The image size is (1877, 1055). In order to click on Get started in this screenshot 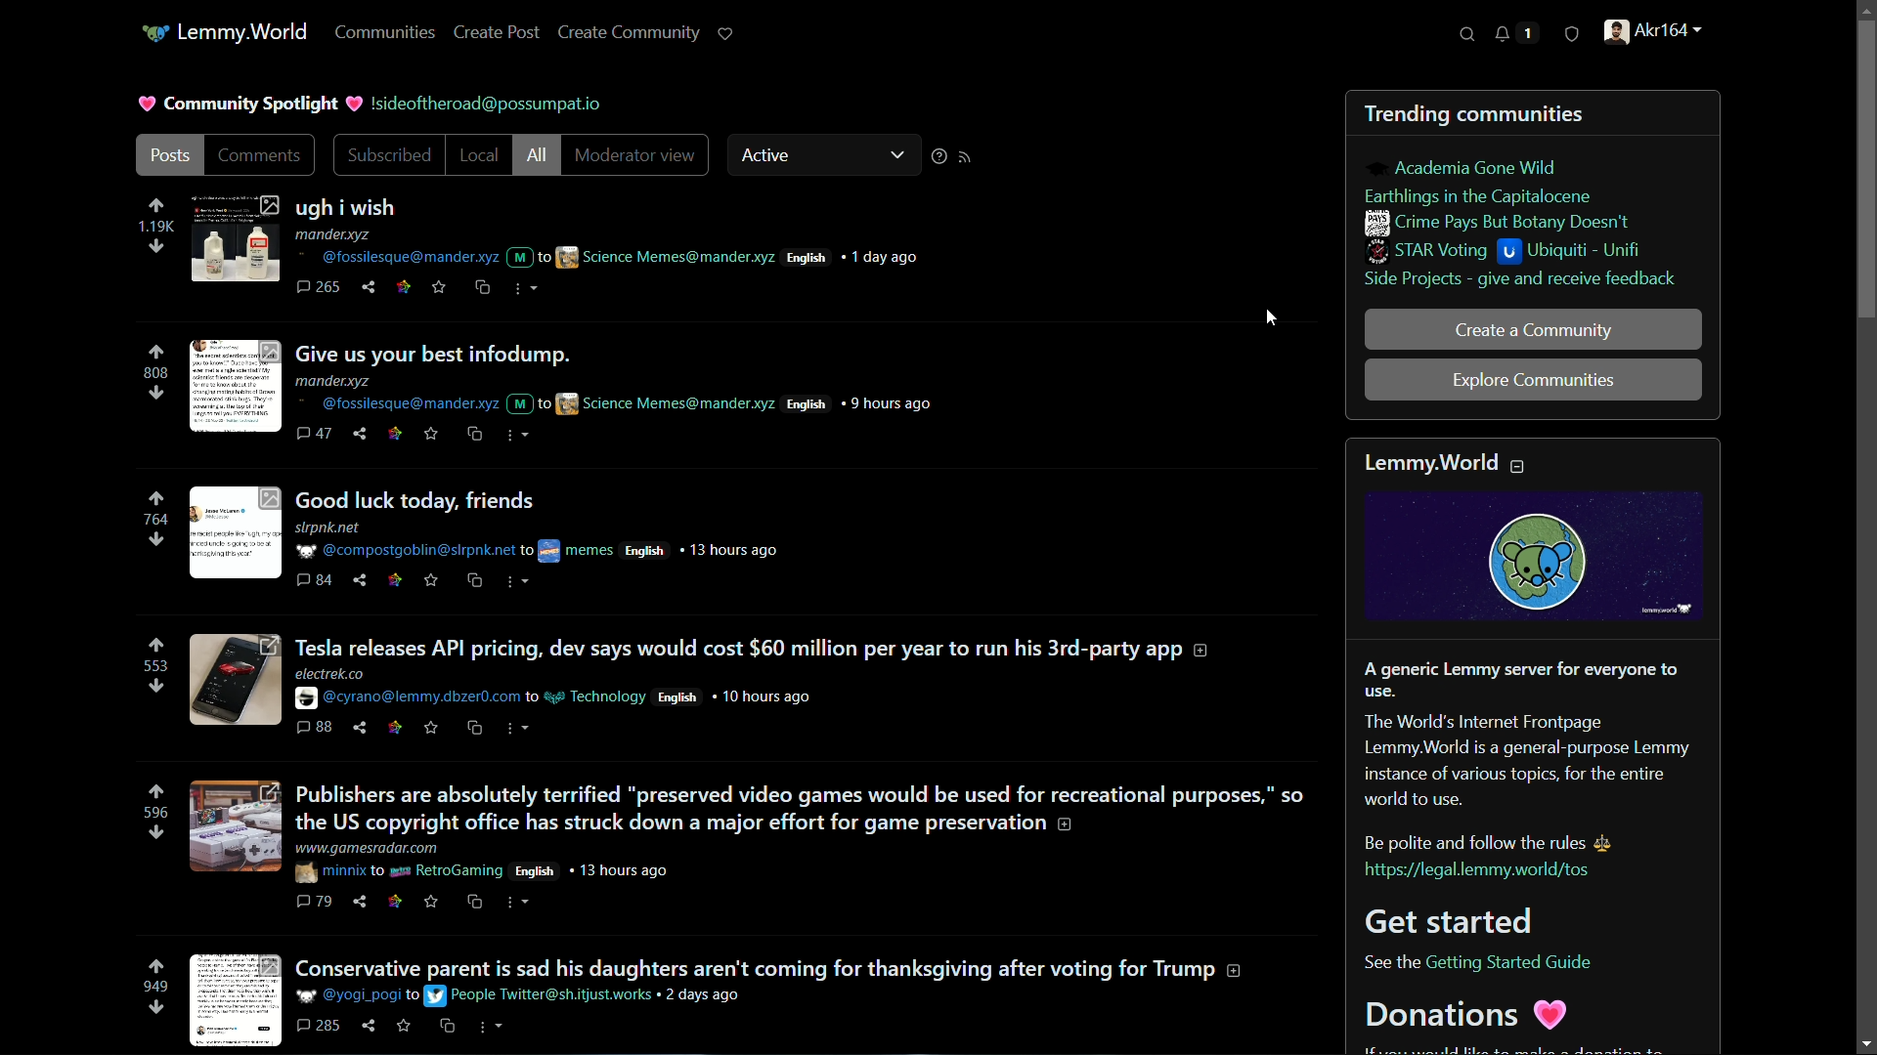, I will do `click(1457, 919)`.